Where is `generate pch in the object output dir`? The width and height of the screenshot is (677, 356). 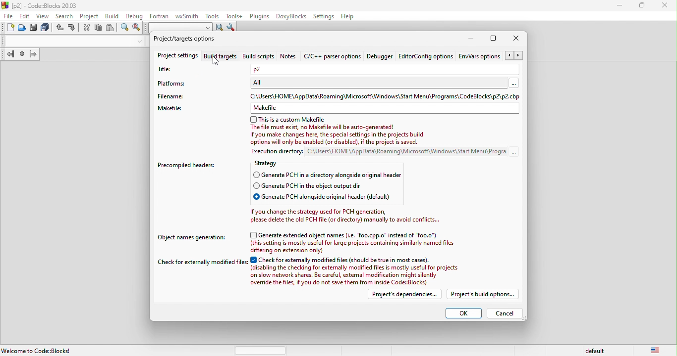
generate pch in the object output dir is located at coordinates (321, 187).